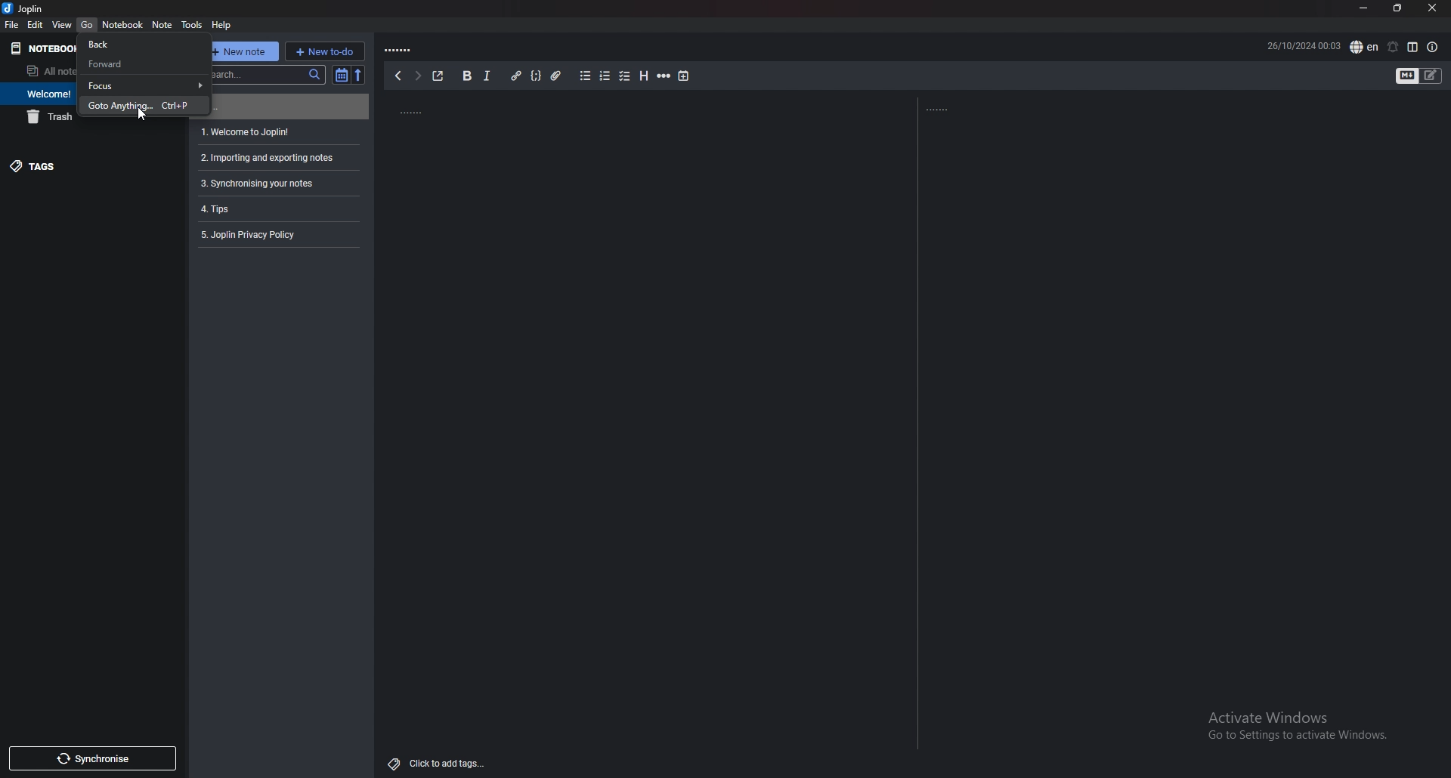  I want to click on toggle editor layout, so click(1414, 47).